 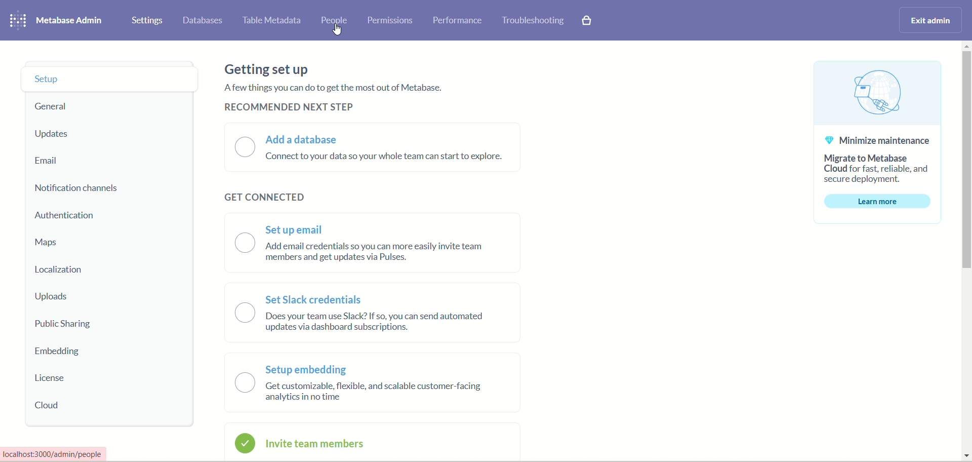 I want to click on toggle button, so click(x=244, y=146).